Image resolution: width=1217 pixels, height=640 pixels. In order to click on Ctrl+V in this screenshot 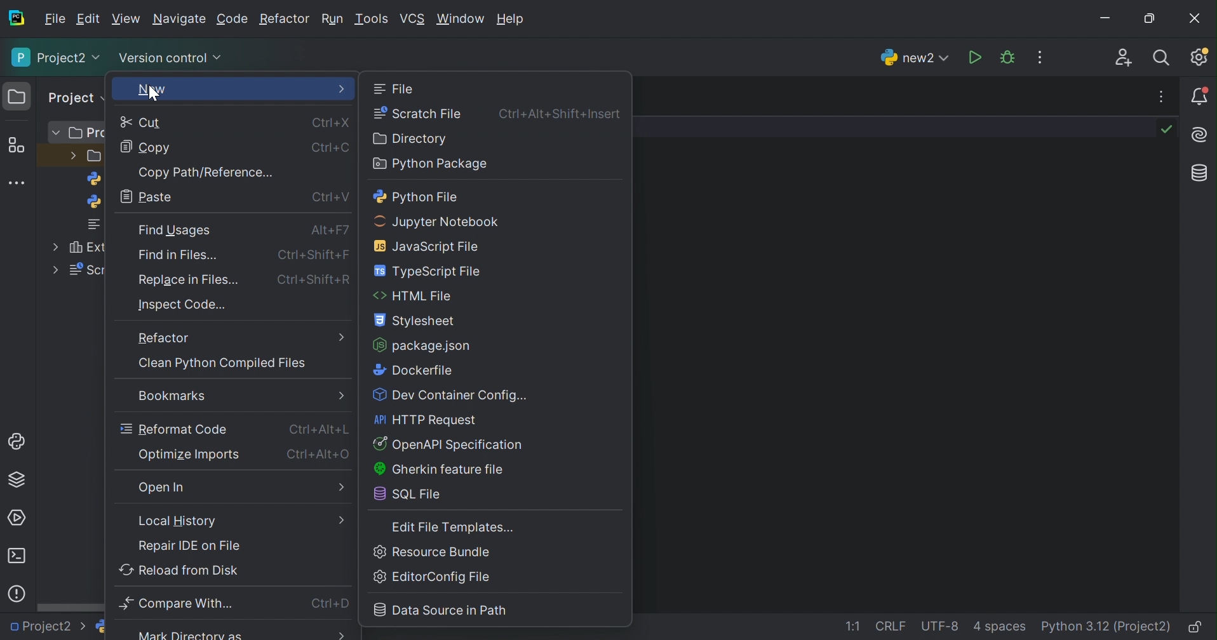, I will do `click(332, 196)`.